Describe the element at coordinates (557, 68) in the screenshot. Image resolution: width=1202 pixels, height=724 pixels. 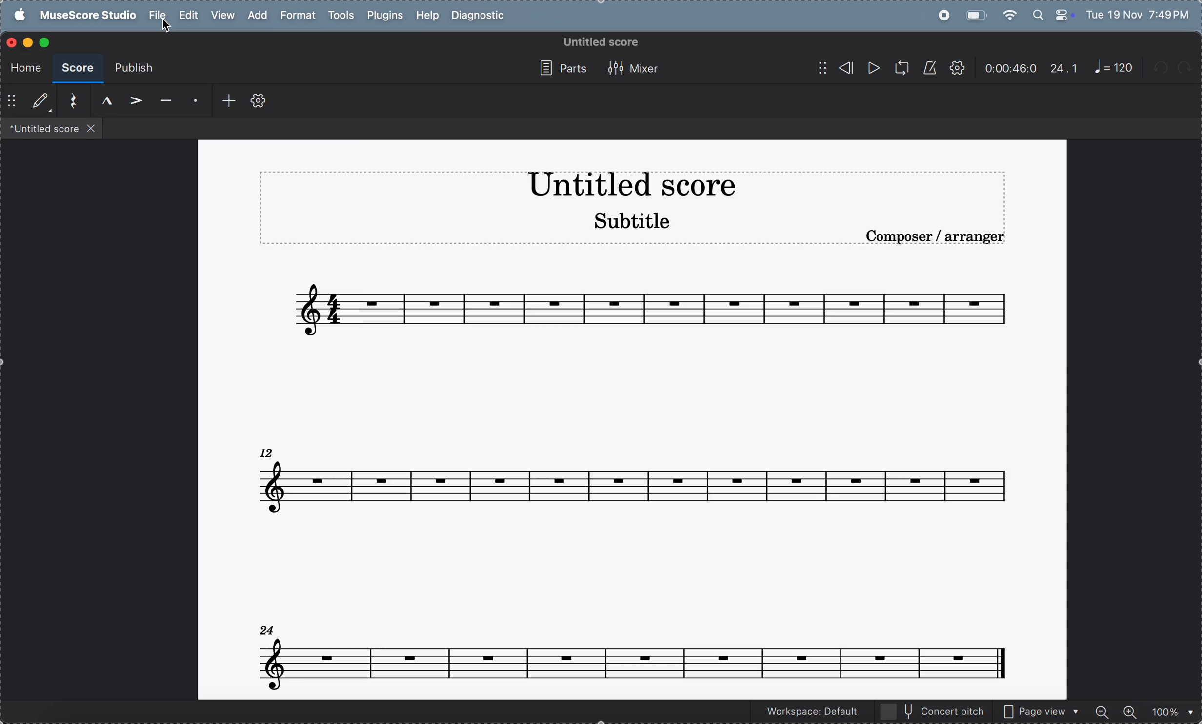
I see `parts` at that location.